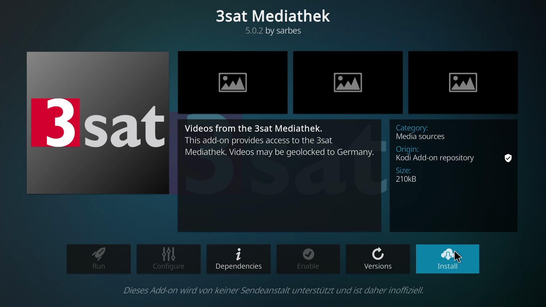 Image resolution: width=546 pixels, height=307 pixels. What do you see at coordinates (460, 258) in the screenshot?
I see `cursor` at bounding box center [460, 258].